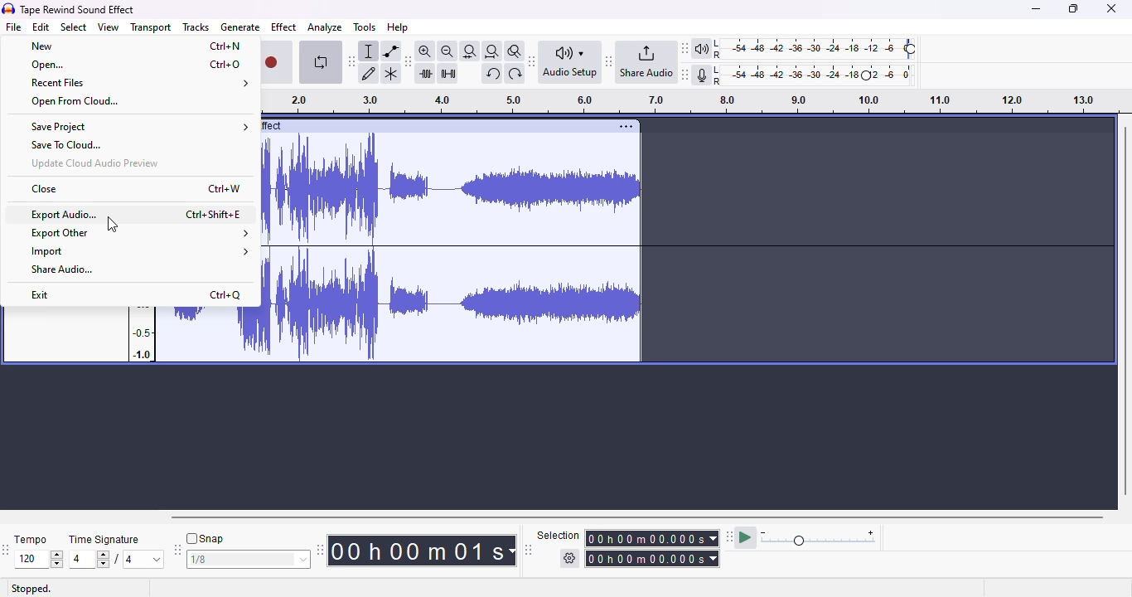 This screenshot has height=597, width=1132. What do you see at coordinates (65, 269) in the screenshot?
I see `share audio` at bounding box center [65, 269].